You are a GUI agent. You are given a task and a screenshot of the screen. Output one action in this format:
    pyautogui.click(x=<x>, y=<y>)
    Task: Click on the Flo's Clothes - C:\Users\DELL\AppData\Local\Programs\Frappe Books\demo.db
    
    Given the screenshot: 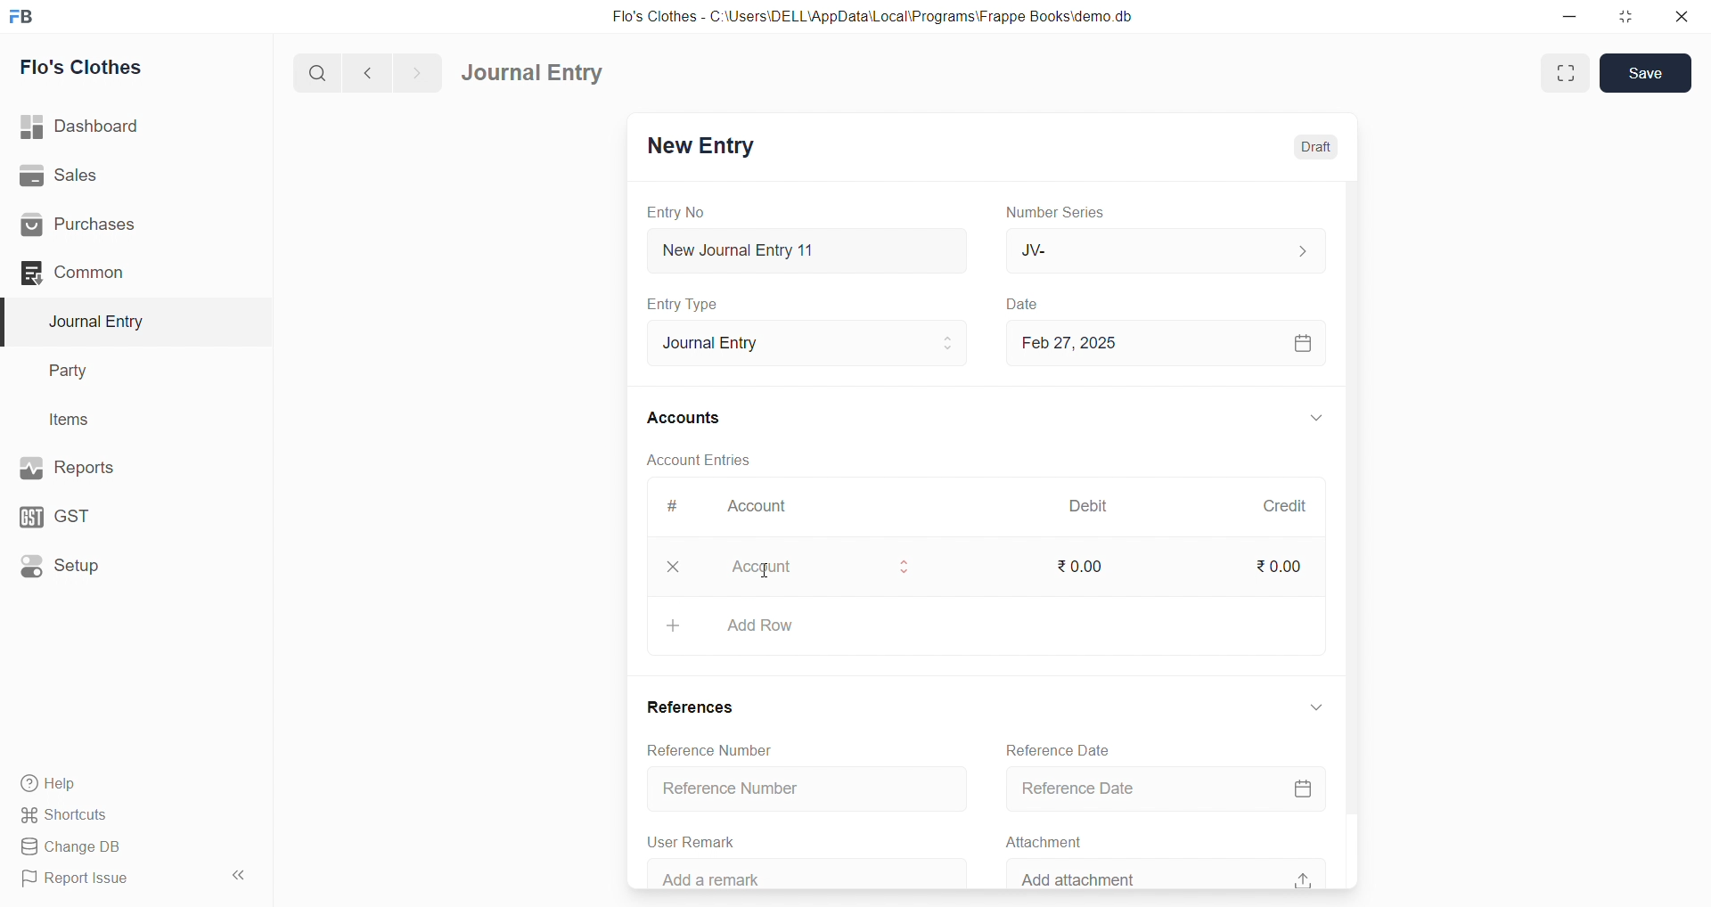 What is the action you would take?
    pyautogui.click(x=872, y=15)
    